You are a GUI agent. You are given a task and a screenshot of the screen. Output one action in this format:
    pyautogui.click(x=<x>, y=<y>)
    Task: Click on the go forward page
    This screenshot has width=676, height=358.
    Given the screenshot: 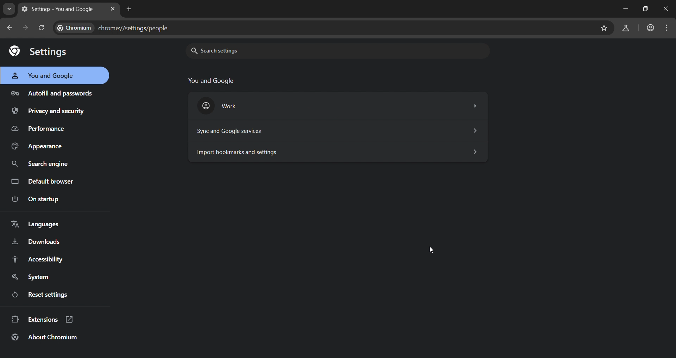 What is the action you would take?
    pyautogui.click(x=27, y=27)
    